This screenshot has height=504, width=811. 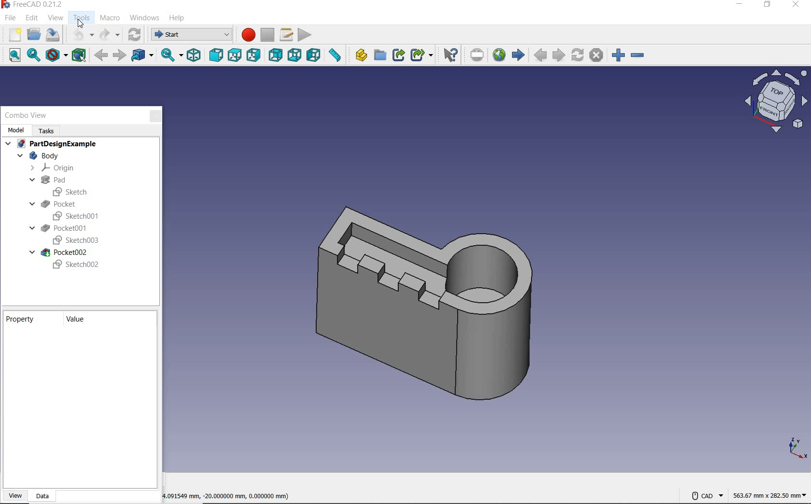 What do you see at coordinates (434, 295) in the screenshot?
I see `FreeCAD design` at bounding box center [434, 295].